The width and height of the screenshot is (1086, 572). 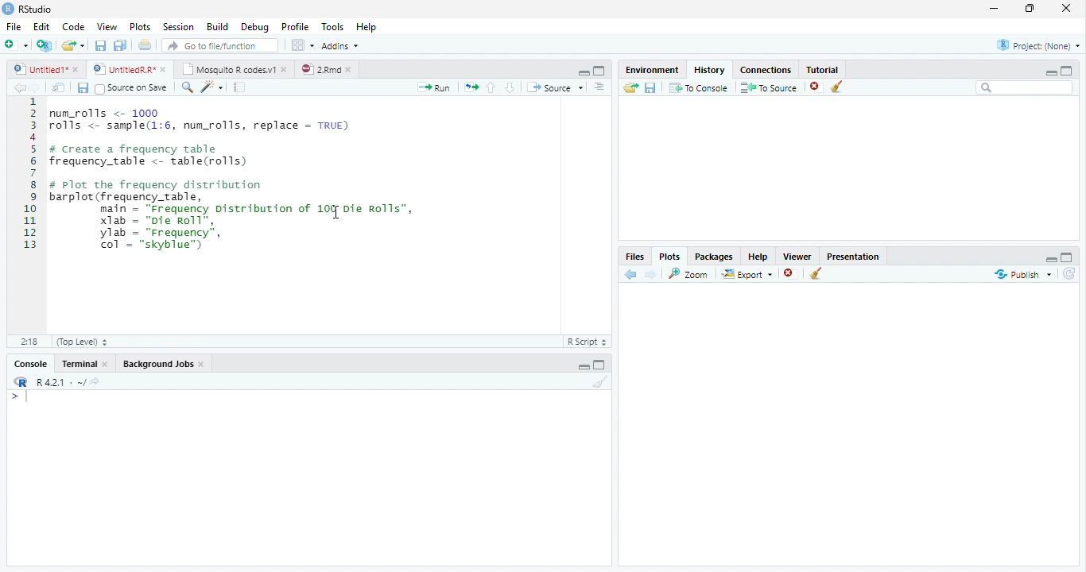 What do you see at coordinates (1050, 72) in the screenshot?
I see `Minimize Height` at bounding box center [1050, 72].